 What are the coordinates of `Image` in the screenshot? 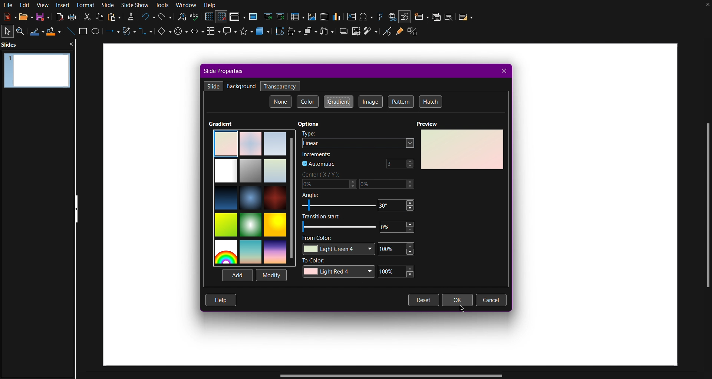 It's located at (370, 102).